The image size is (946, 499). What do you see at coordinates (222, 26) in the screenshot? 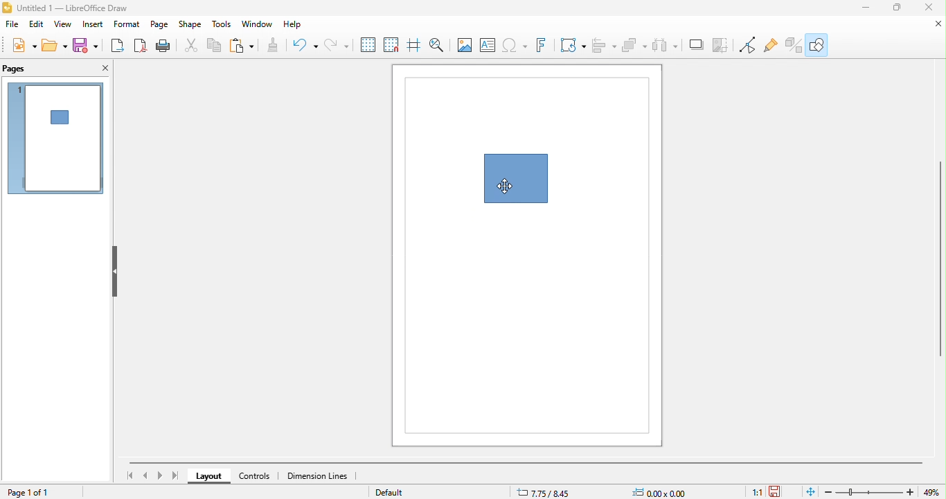
I see `tools` at bounding box center [222, 26].